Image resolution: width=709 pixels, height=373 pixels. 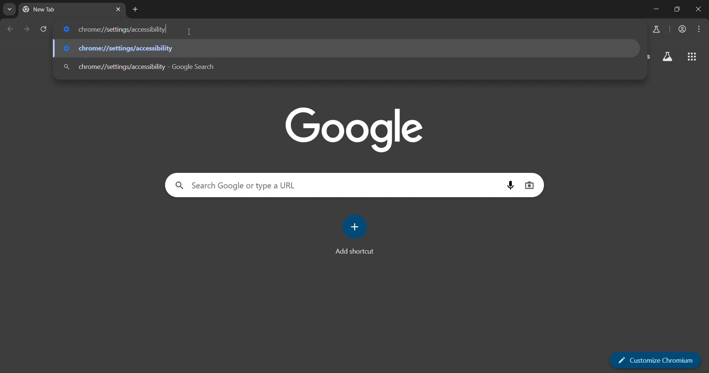 What do you see at coordinates (699, 10) in the screenshot?
I see `close` at bounding box center [699, 10].